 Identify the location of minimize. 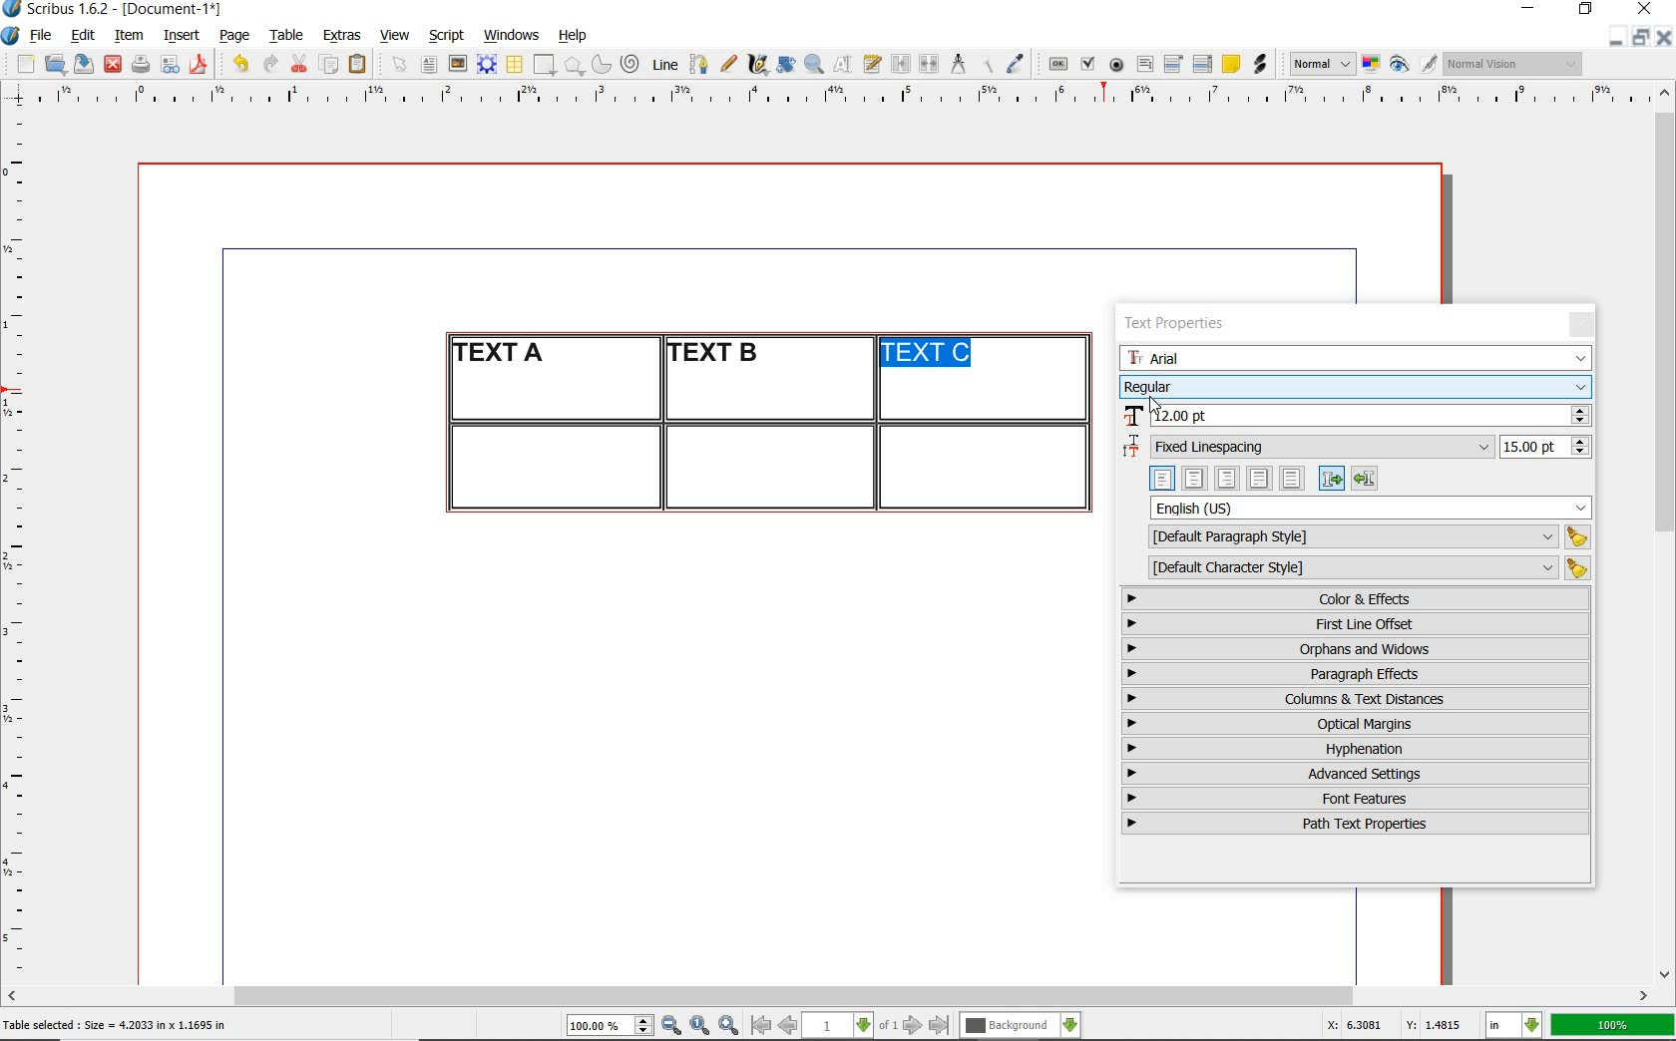
(1617, 36).